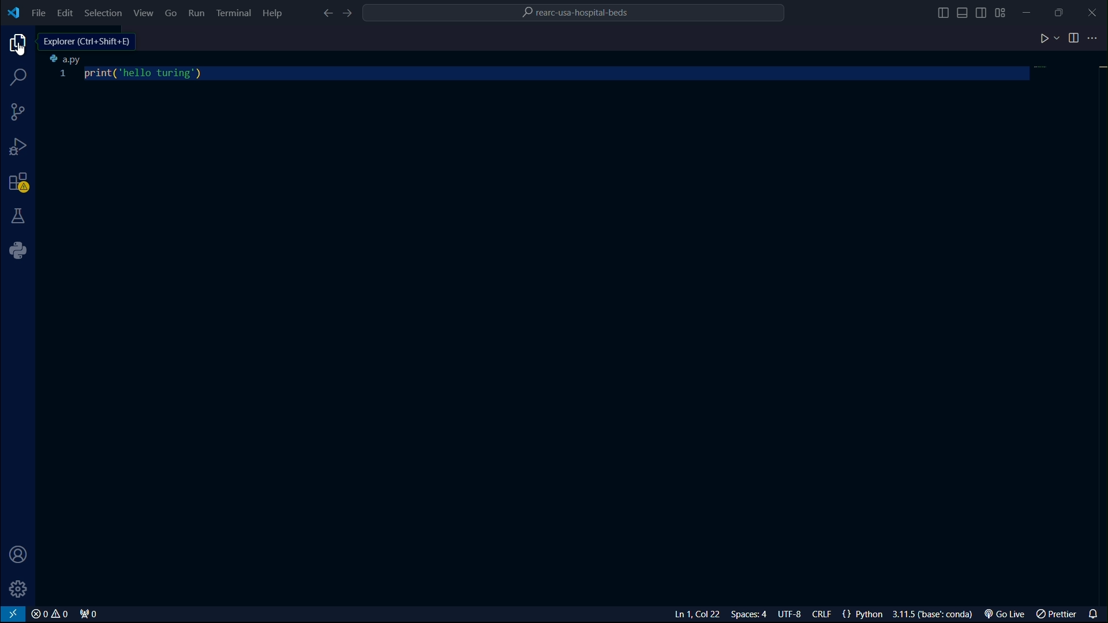  I want to click on CRLF, so click(823, 614).